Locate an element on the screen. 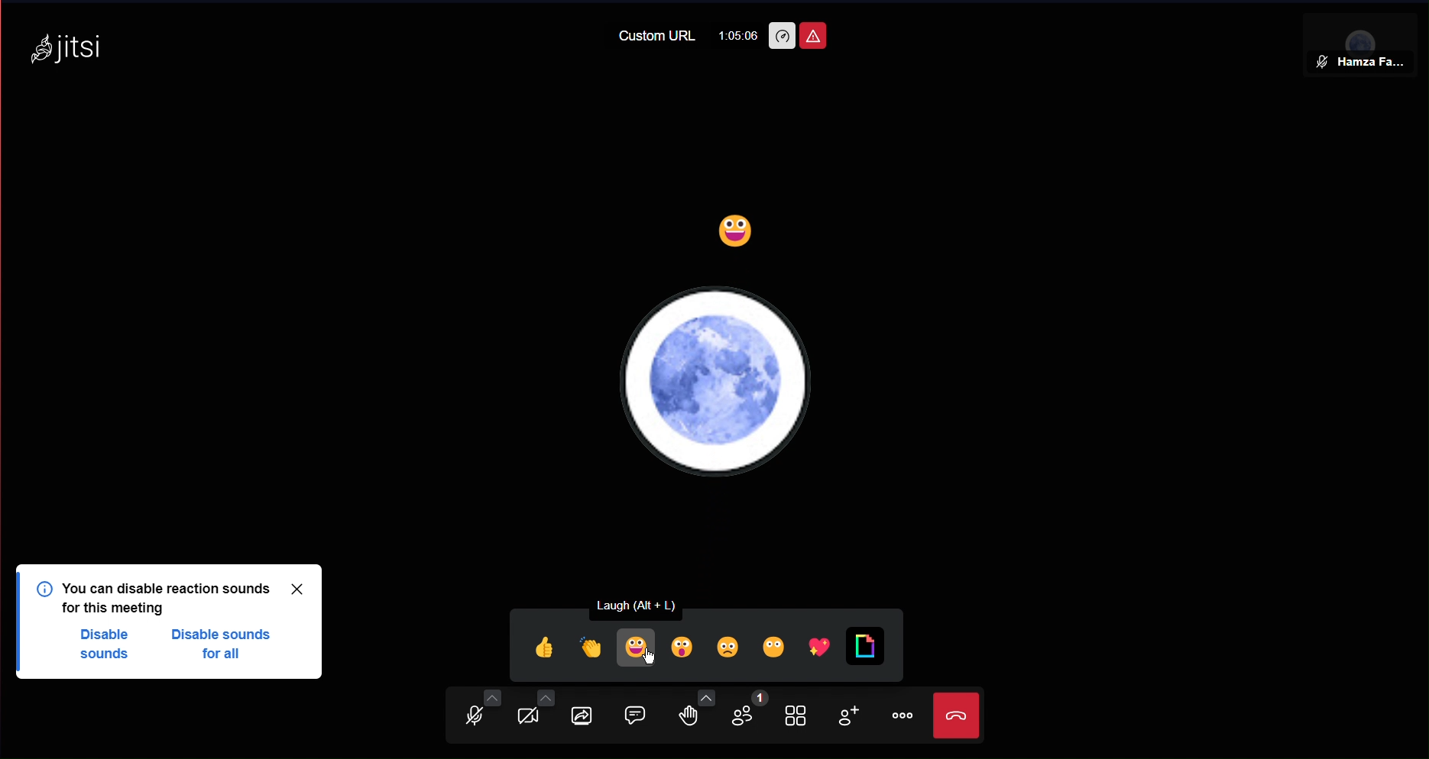 The image size is (1429, 759). Raise Hand is located at coordinates (700, 717).